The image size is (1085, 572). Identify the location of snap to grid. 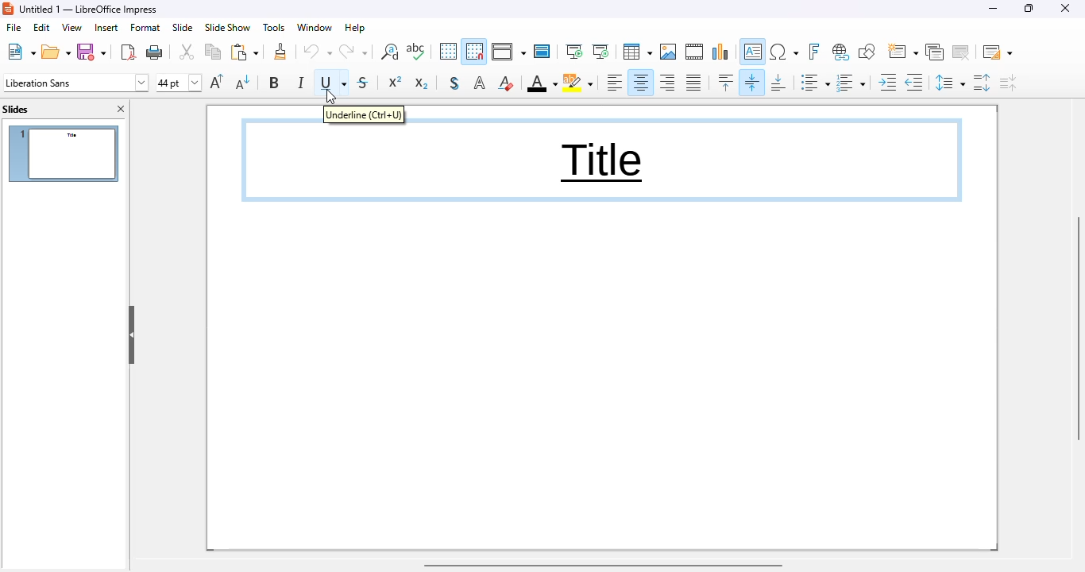
(475, 51).